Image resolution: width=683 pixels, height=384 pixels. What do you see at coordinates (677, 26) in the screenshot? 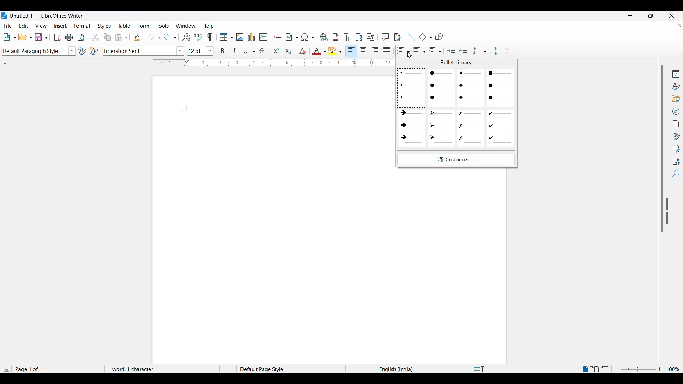
I see `close` at bounding box center [677, 26].